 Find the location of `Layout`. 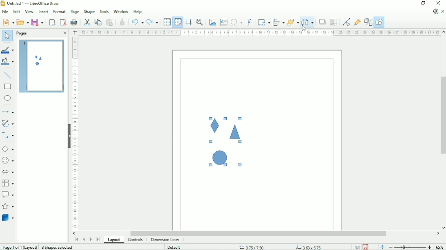

Layout is located at coordinates (114, 240).